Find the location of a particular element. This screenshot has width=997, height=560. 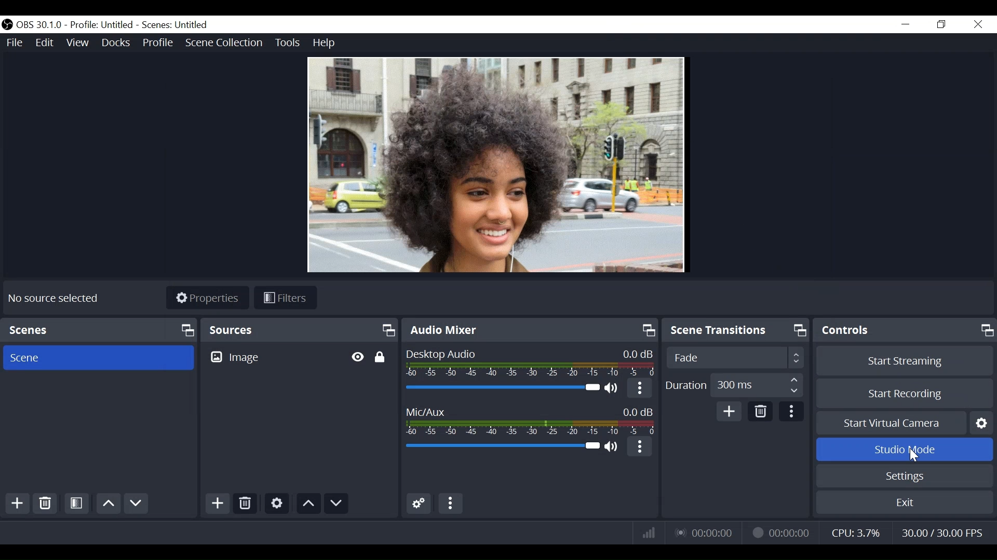

Live Status is located at coordinates (708, 534).